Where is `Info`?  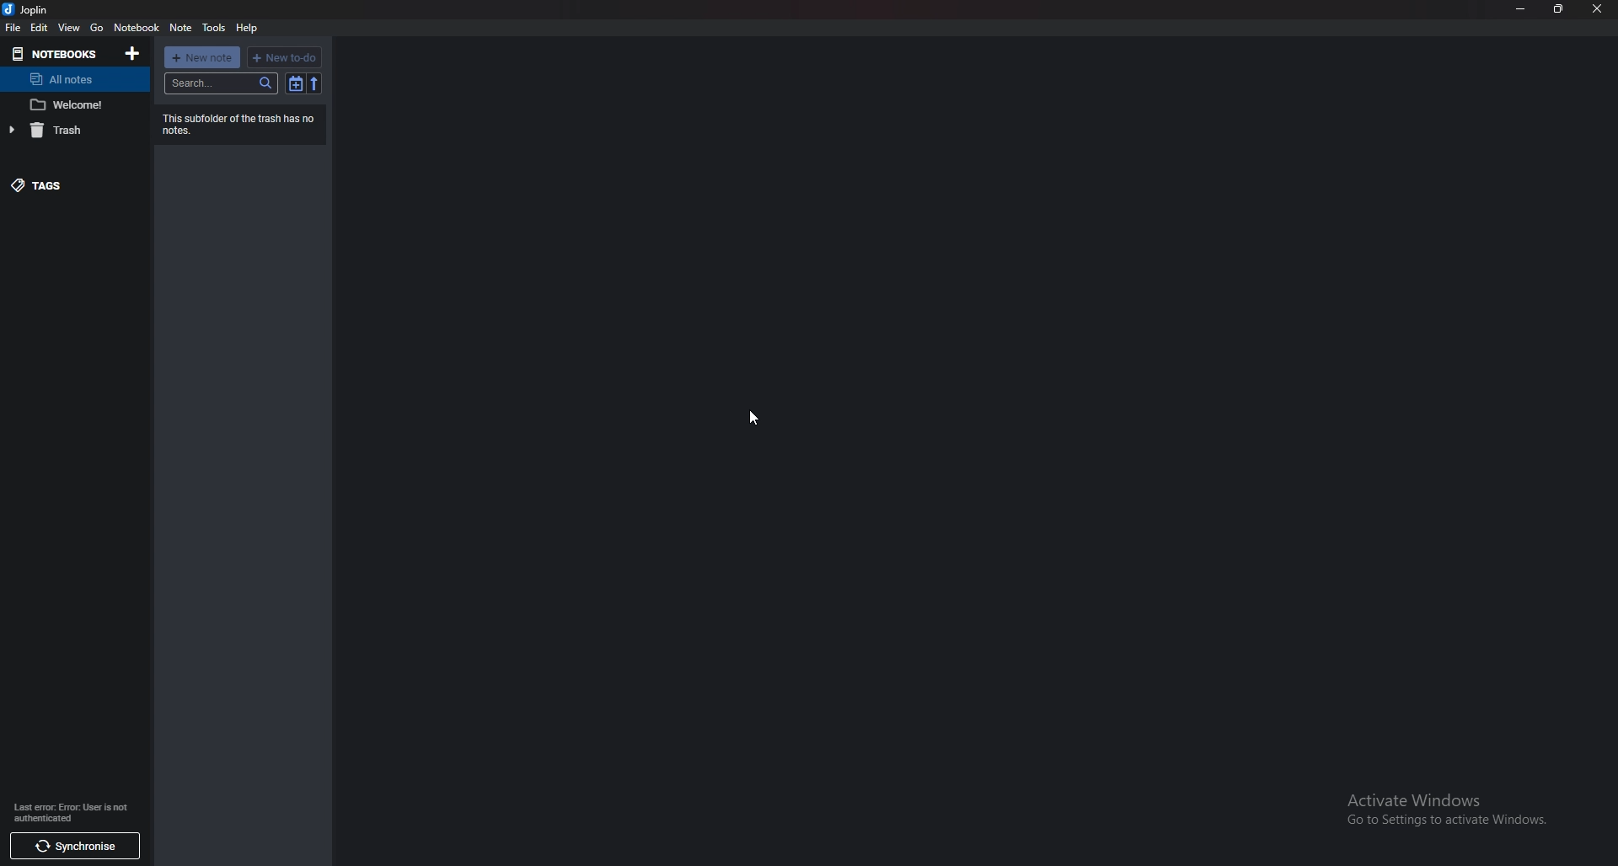 Info is located at coordinates (240, 123).